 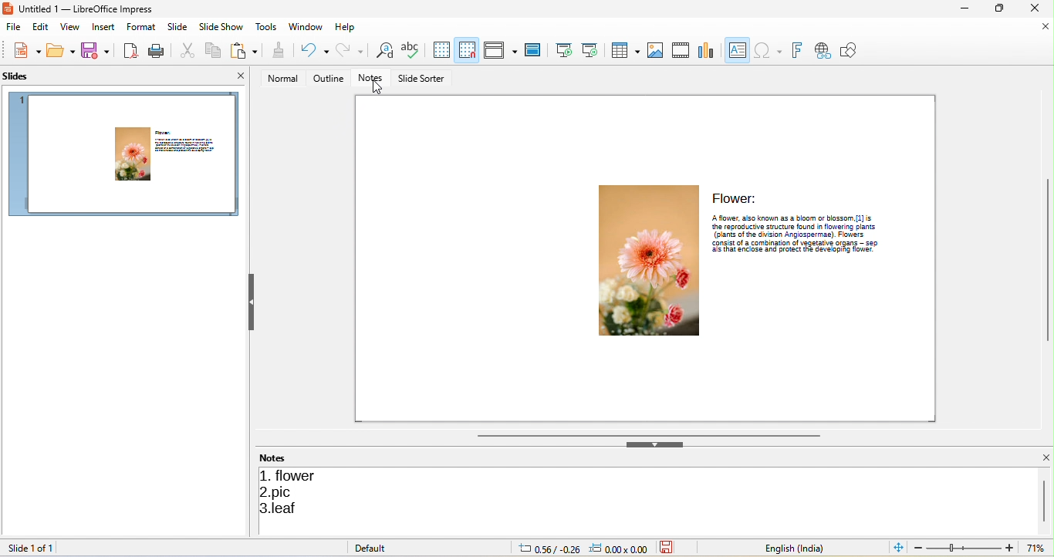 What do you see at coordinates (214, 50) in the screenshot?
I see `copy` at bounding box center [214, 50].